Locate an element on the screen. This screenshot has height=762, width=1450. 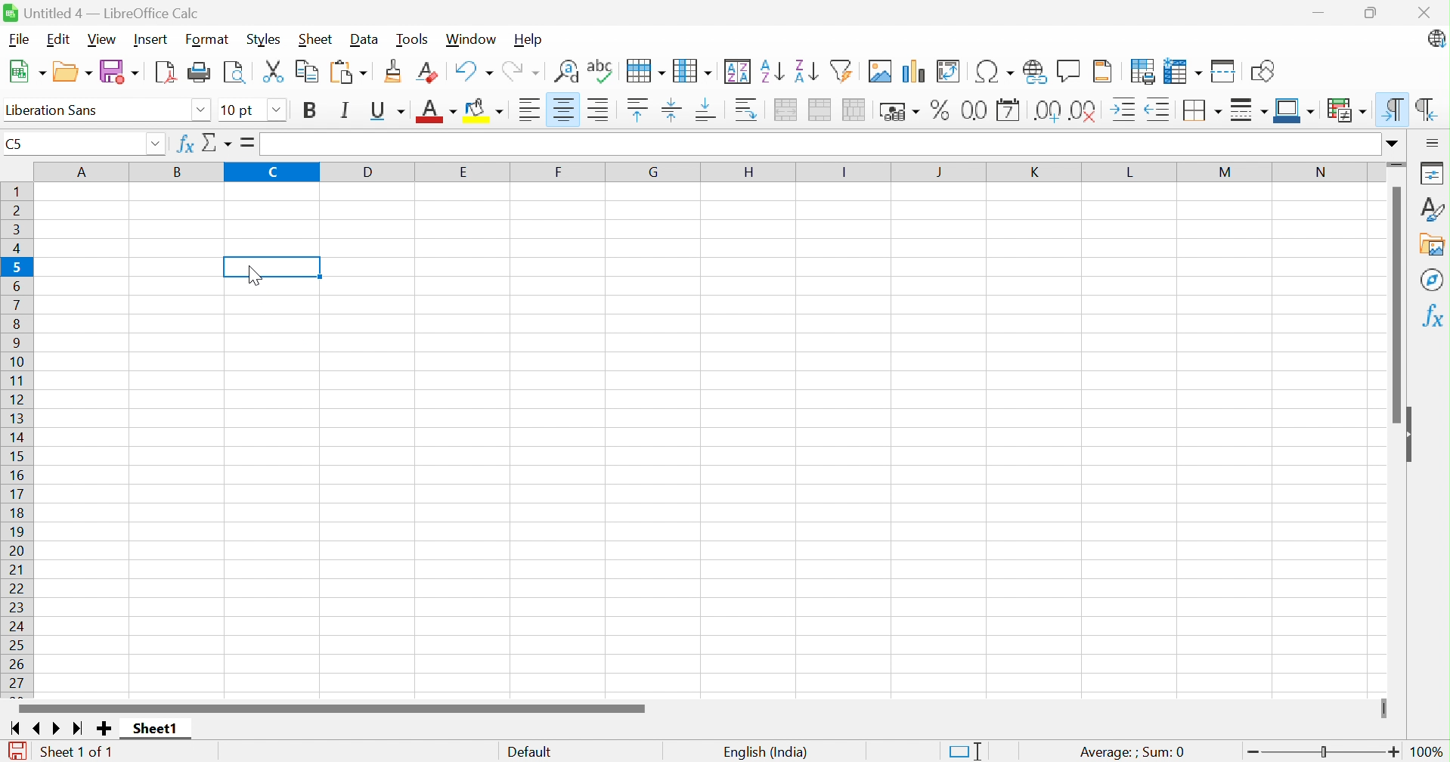
Align Bottom is located at coordinates (709, 112).